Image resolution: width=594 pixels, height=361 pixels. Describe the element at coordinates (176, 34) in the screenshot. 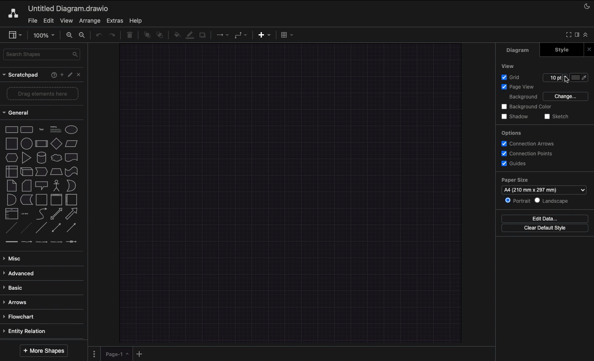

I see `Fill color` at that location.